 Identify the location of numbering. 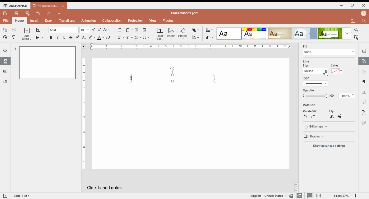
(129, 30).